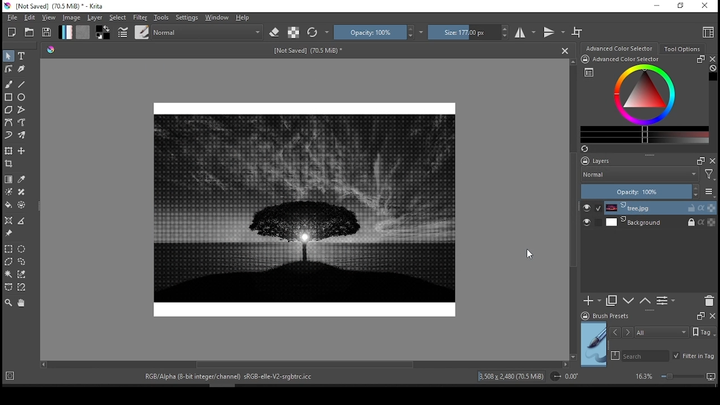  What do you see at coordinates (276, 32) in the screenshot?
I see `set eraser mode` at bounding box center [276, 32].